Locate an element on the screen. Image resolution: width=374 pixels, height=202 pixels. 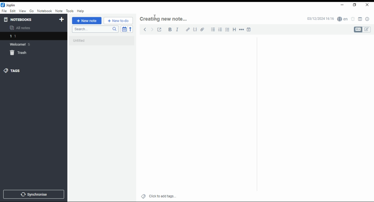
bold is located at coordinates (170, 29).